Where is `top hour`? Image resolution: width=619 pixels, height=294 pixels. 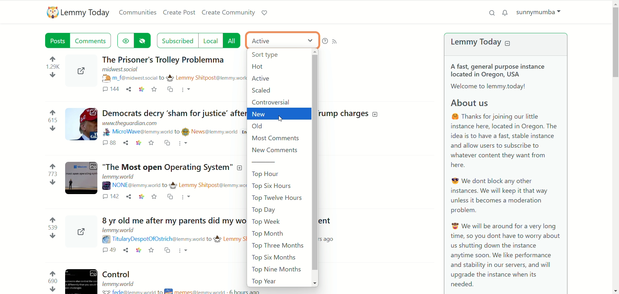
top hour is located at coordinates (269, 174).